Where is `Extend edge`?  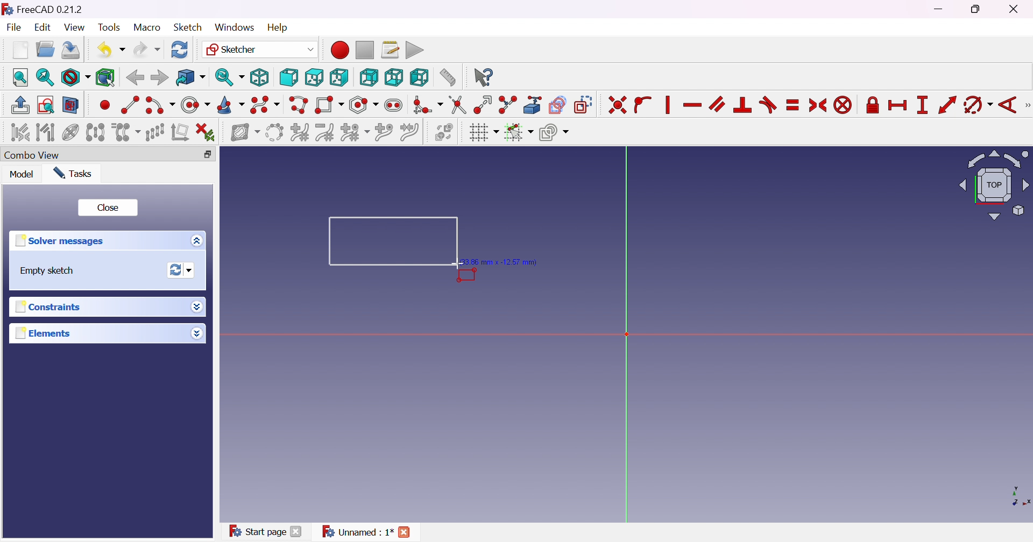
Extend edge is located at coordinates (484, 106).